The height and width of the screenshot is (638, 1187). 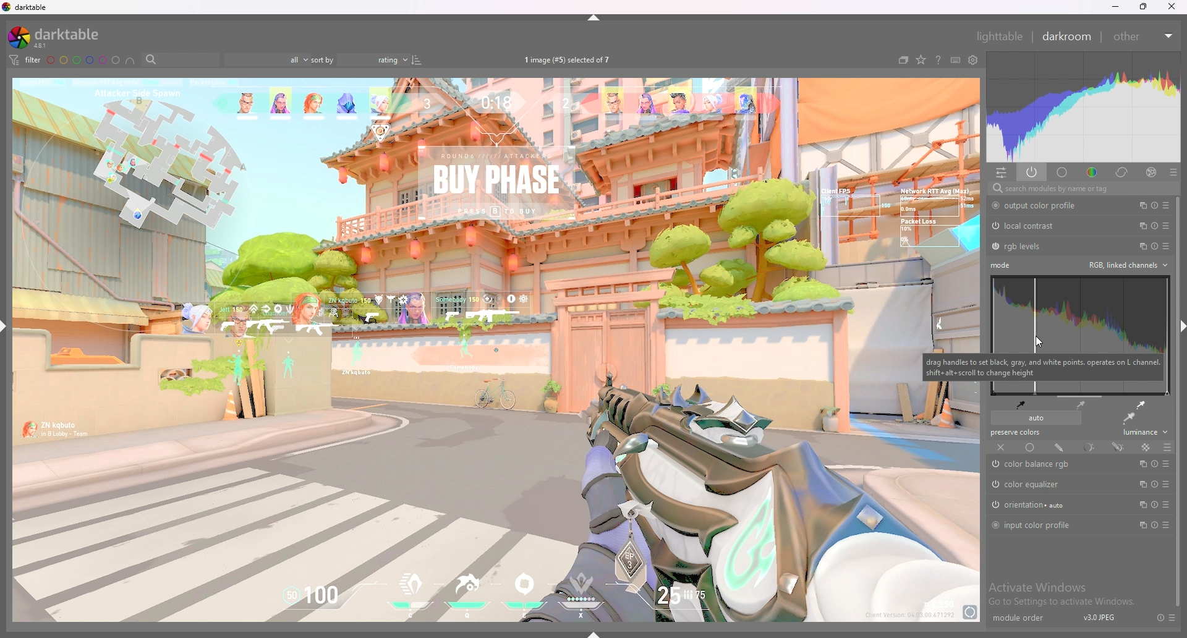 What do you see at coordinates (7, 325) in the screenshot?
I see `hide` at bounding box center [7, 325].